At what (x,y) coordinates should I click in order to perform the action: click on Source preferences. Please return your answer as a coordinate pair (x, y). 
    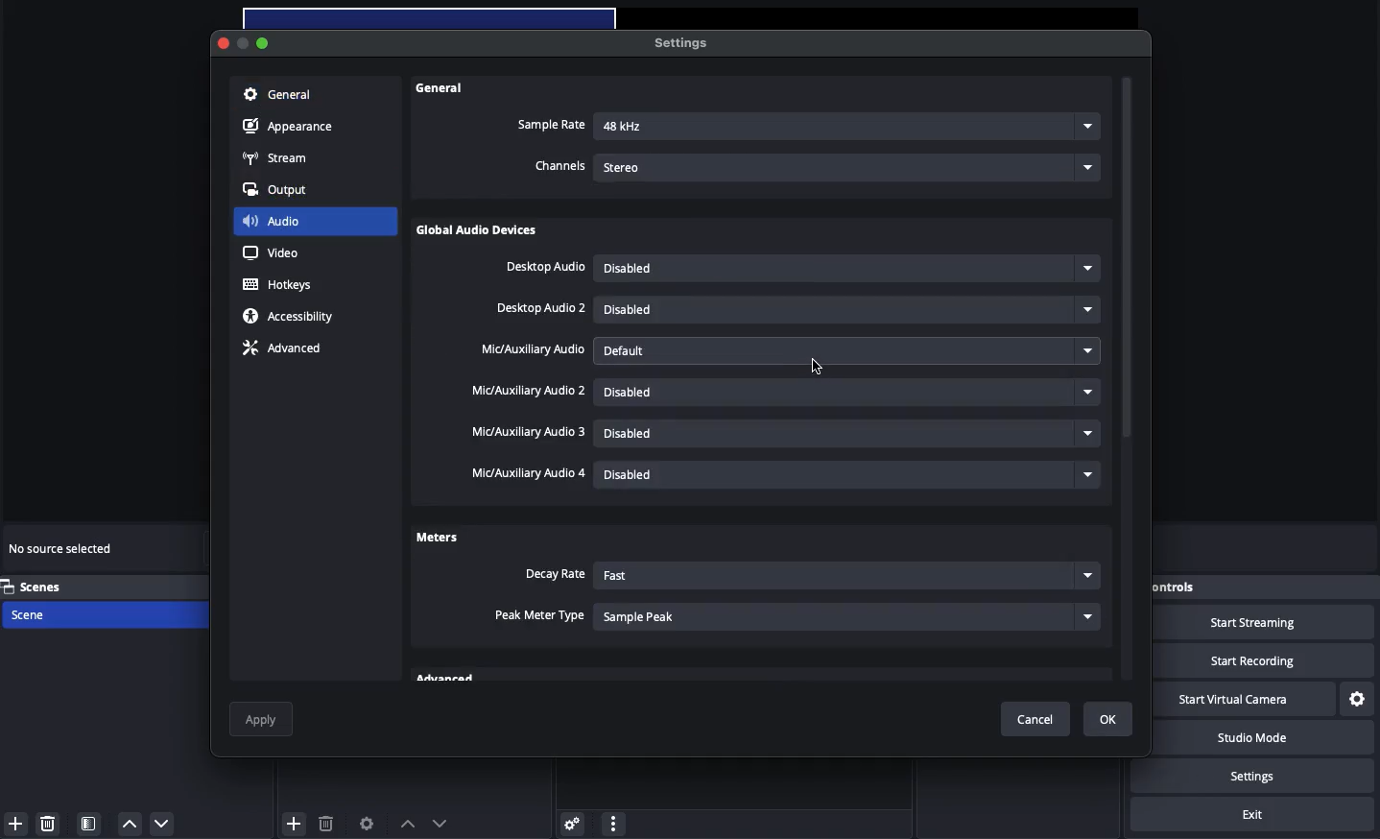
    Looking at the image, I should click on (365, 825).